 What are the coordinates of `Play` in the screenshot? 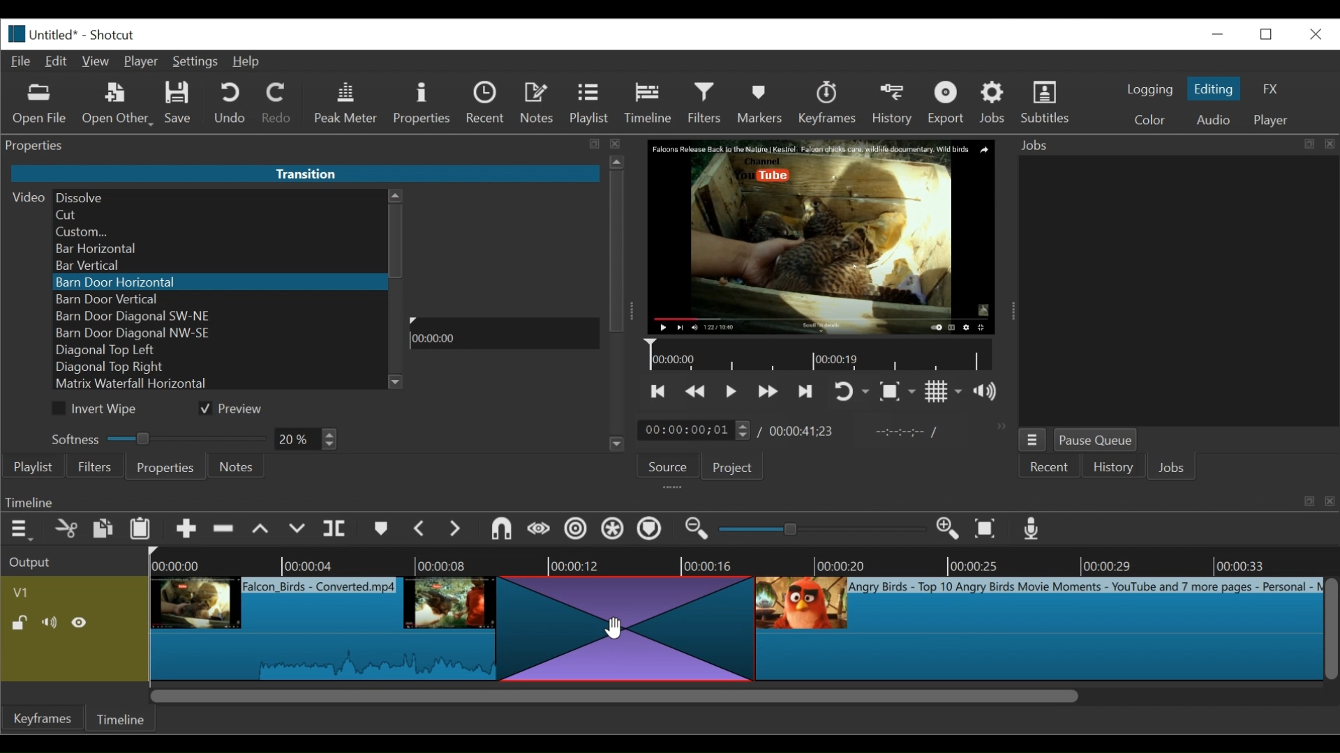 It's located at (504, 362).